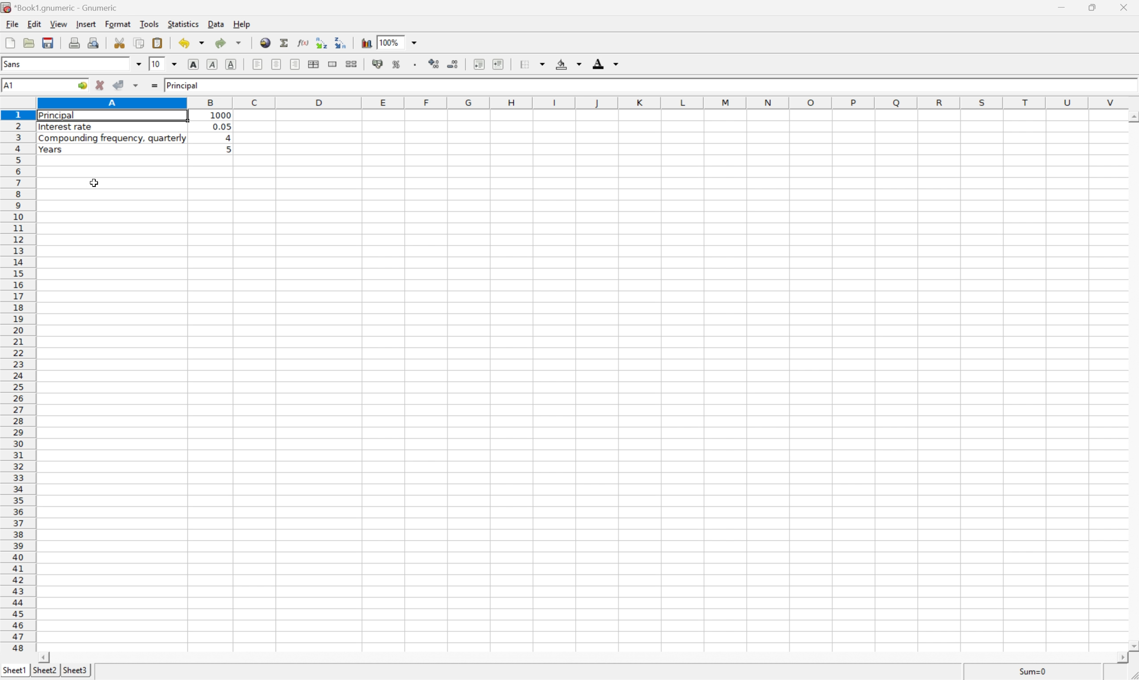 This screenshot has width=1139, height=680. I want to click on statistics, so click(184, 24).